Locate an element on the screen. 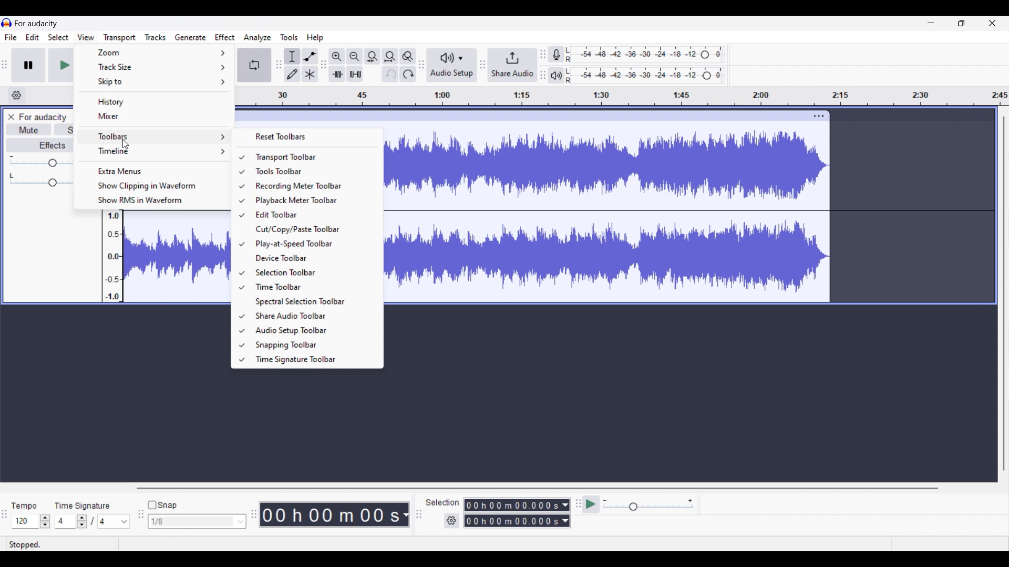  Play at speed toolbar is located at coordinates (313, 244).